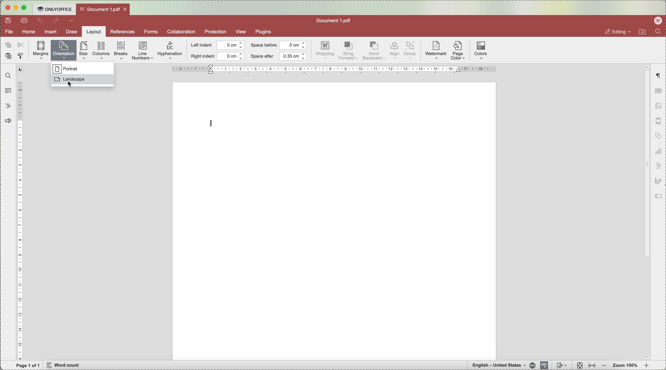  What do you see at coordinates (656, 21) in the screenshot?
I see `user` at bounding box center [656, 21].